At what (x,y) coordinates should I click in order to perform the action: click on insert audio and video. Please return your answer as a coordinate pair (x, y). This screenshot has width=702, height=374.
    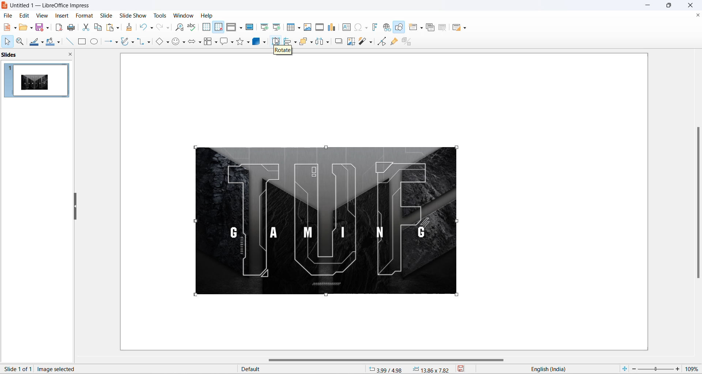
    Looking at the image, I should click on (319, 27).